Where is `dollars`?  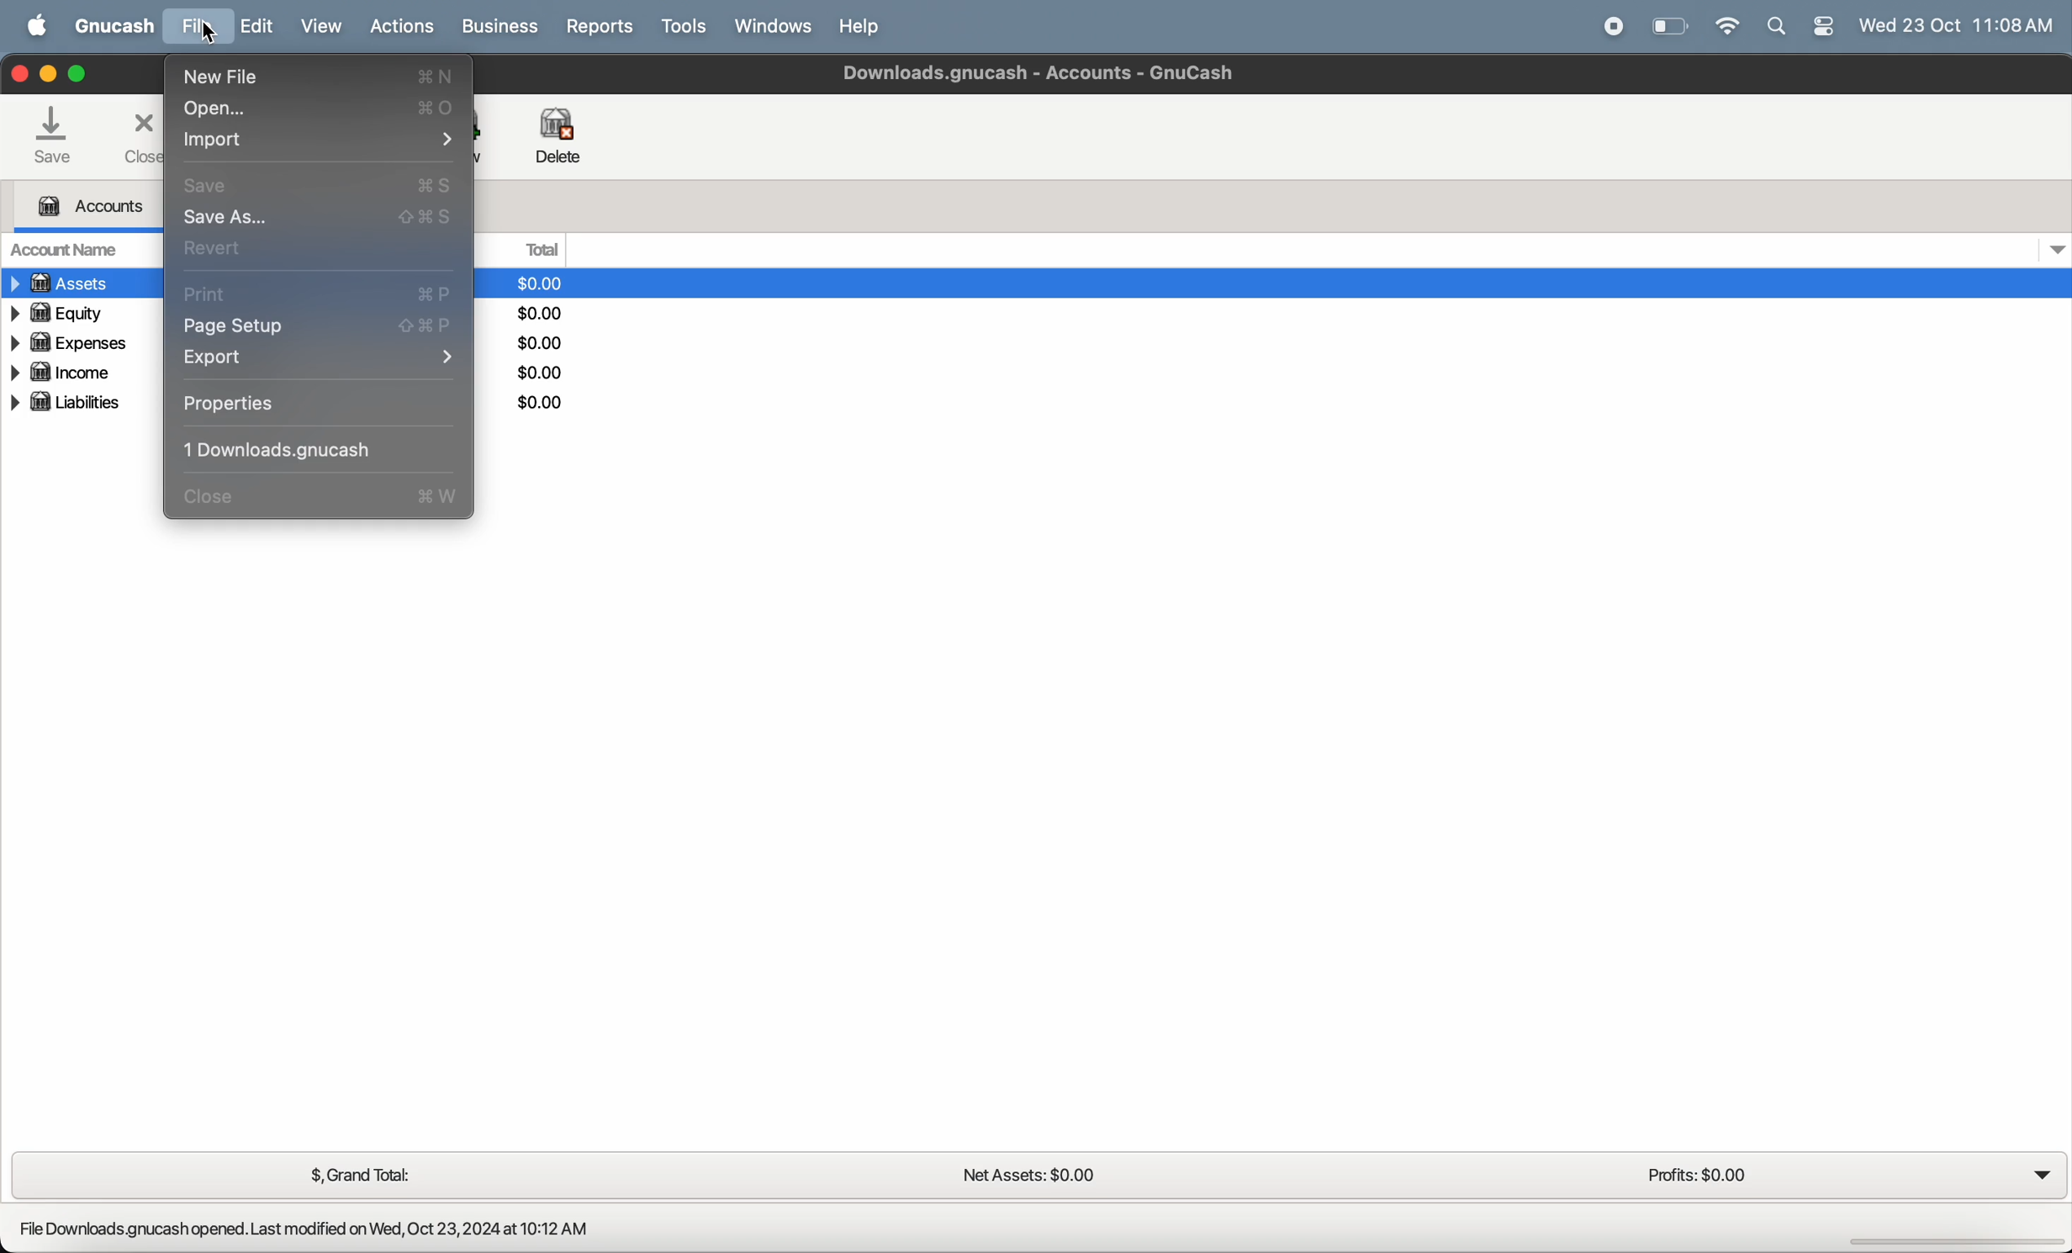 dollars is located at coordinates (536, 286).